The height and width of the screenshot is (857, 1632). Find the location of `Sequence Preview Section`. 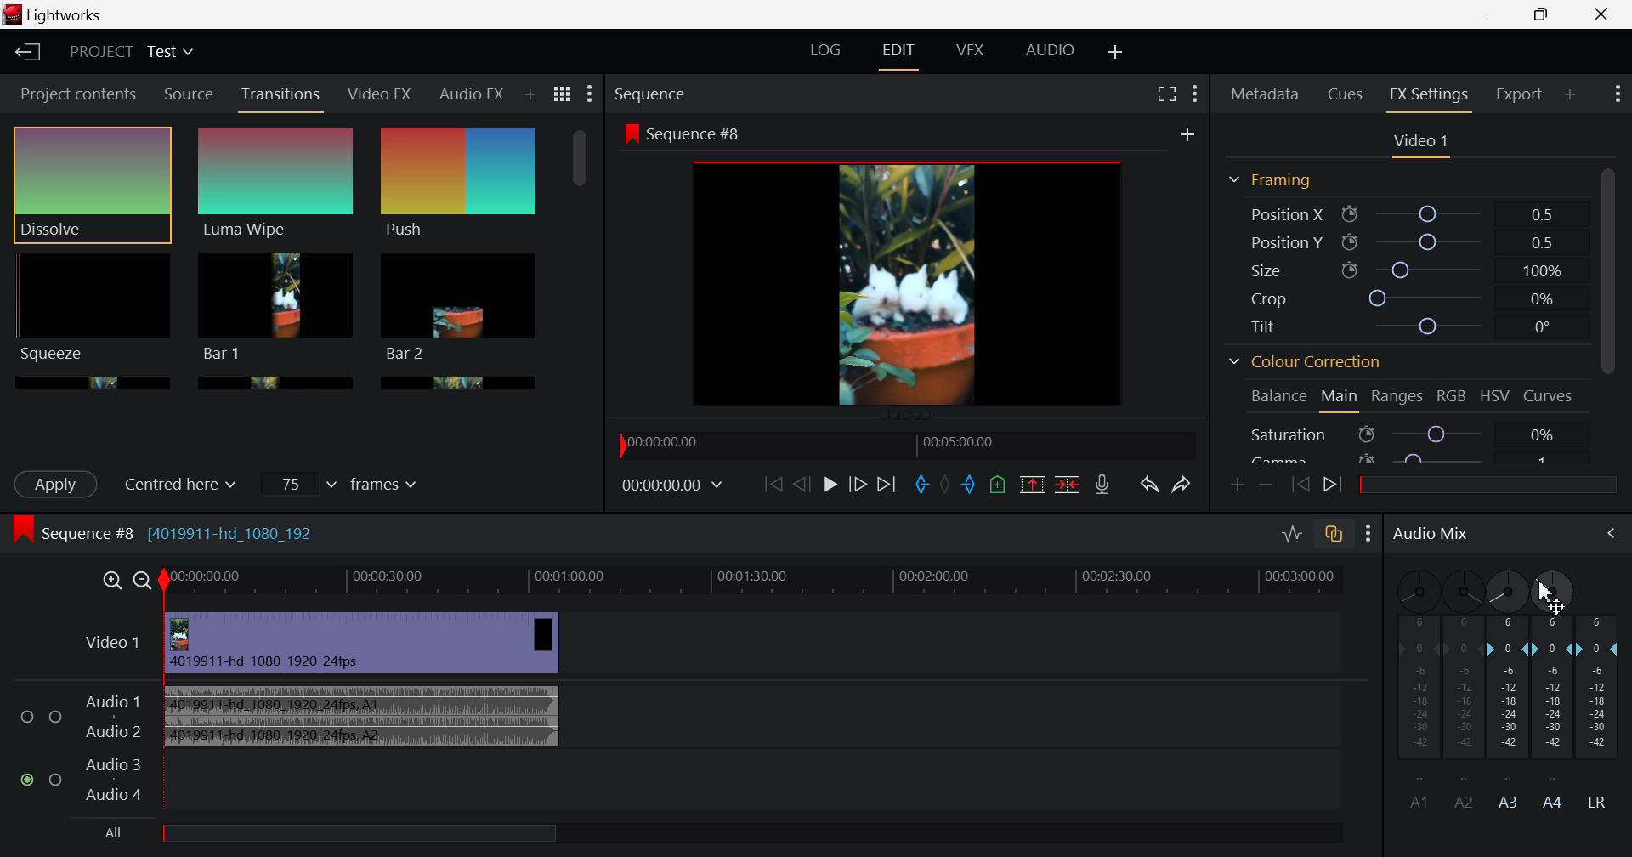

Sequence Preview Section is located at coordinates (654, 94).